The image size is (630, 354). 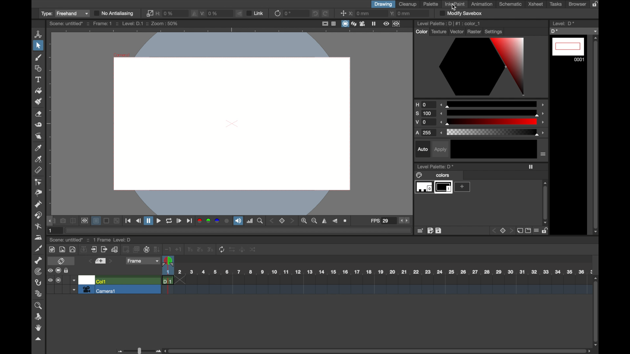 I want to click on x, so click(x=360, y=13).